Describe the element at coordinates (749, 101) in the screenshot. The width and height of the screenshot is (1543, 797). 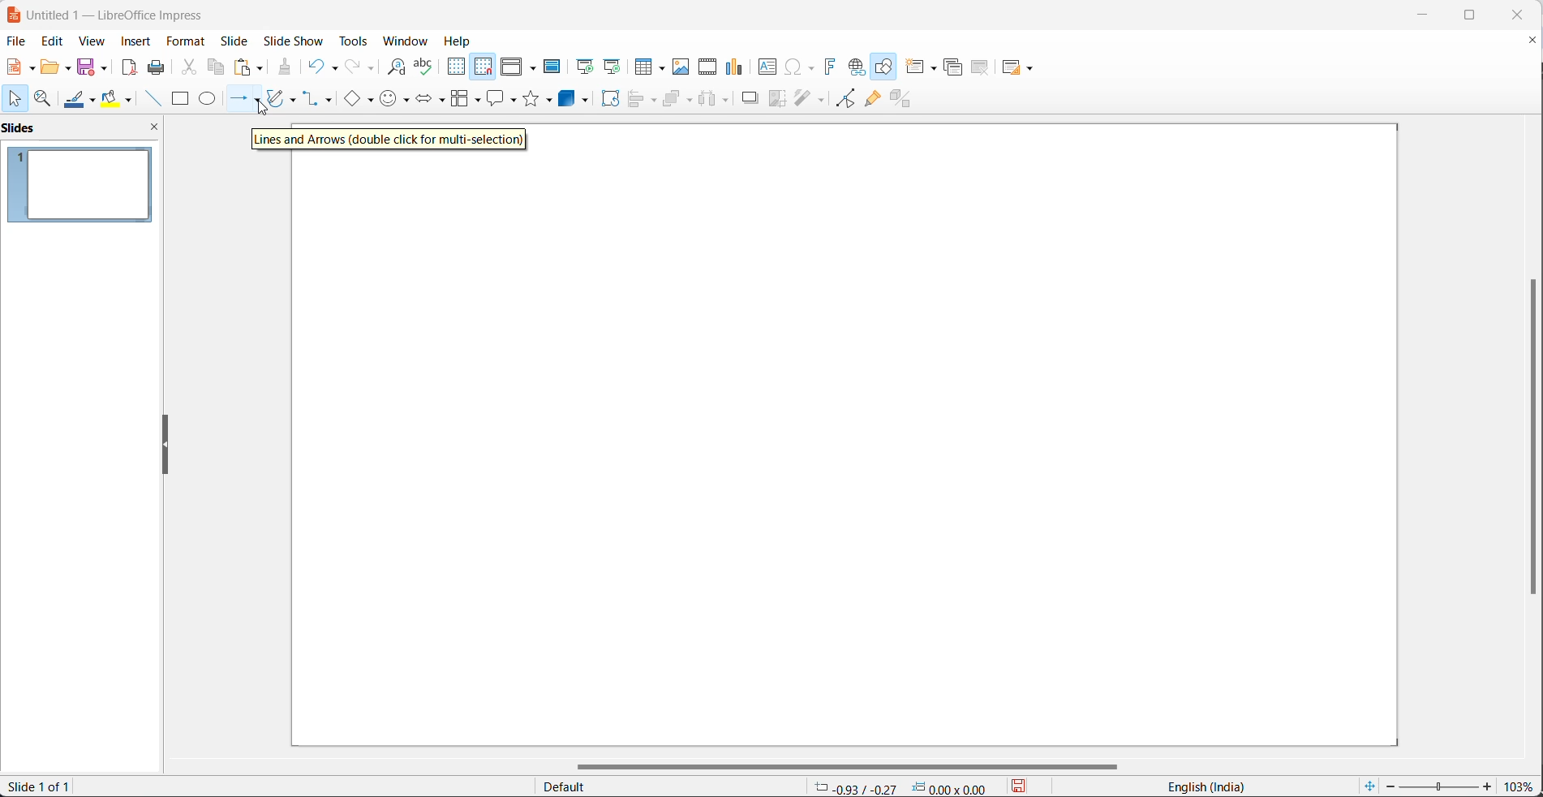
I see `shadow` at that location.